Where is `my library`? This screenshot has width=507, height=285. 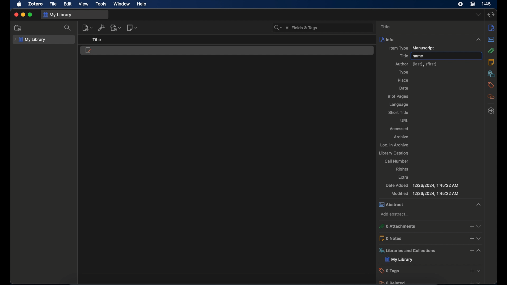 my library is located at coordinates (30, 40).